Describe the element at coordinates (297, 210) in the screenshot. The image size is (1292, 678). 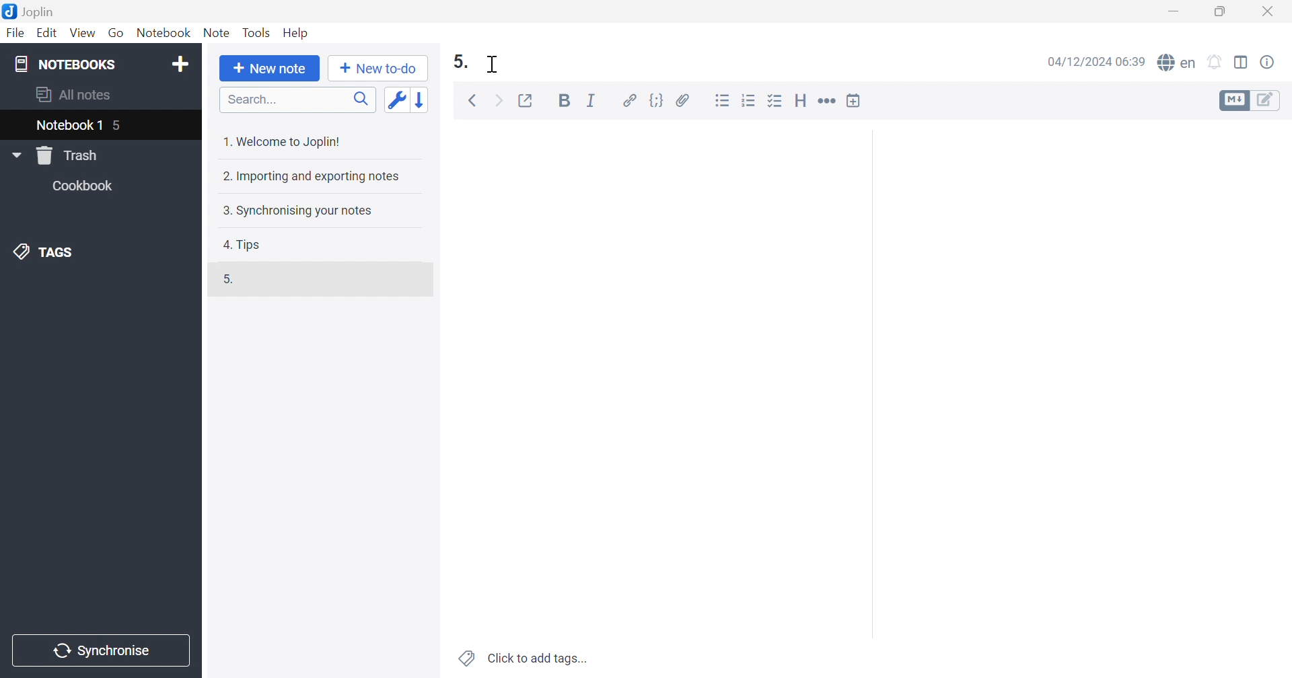
I see `3. Synchronising your notes` at that location.